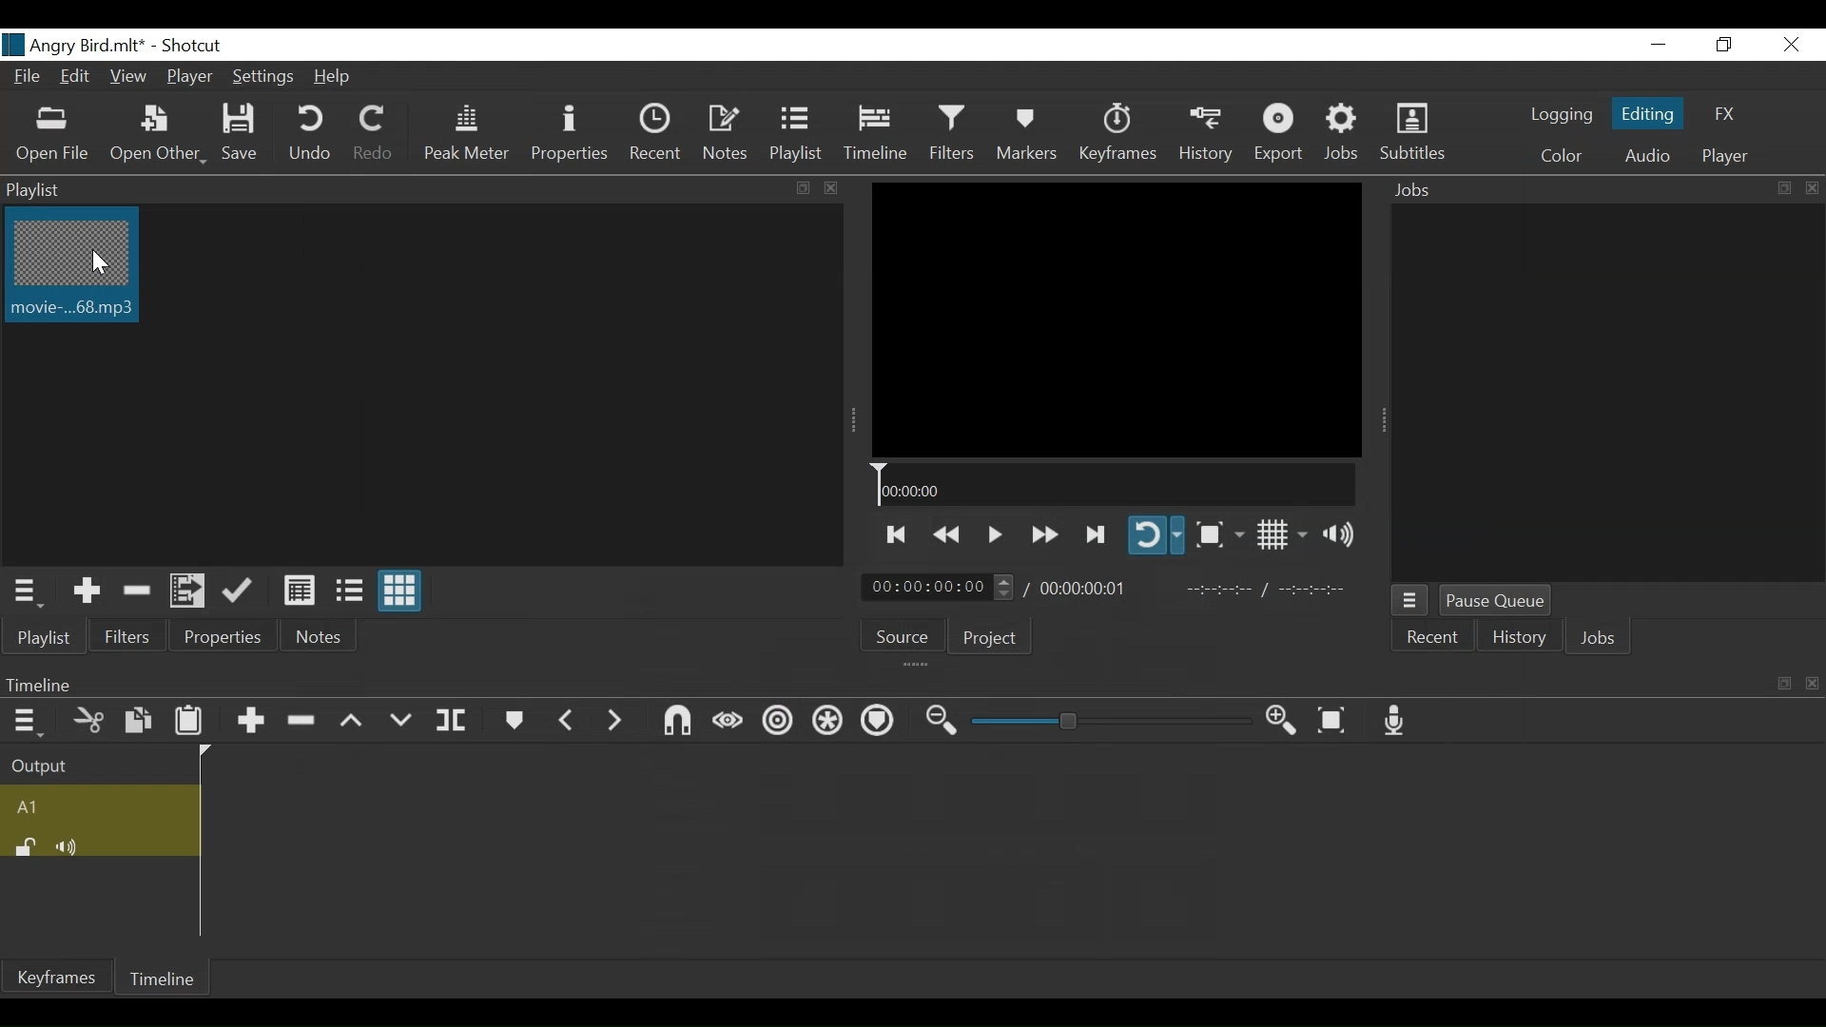 The height and width of the screenshot is (1027, 1826). Describe the element at coordinates (801, 188) in the screenshot. I see `resize` at that location.